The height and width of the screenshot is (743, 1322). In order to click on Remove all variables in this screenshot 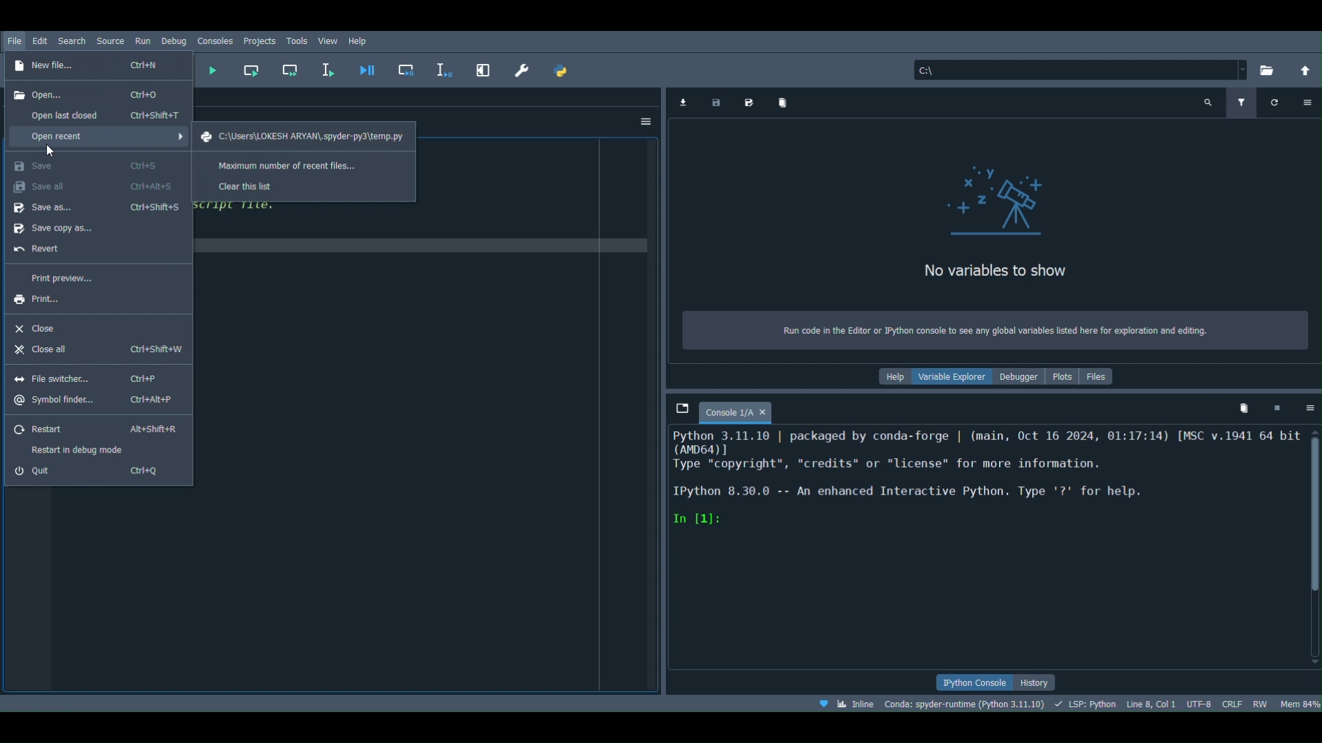, I will do `click(786, 103)`.